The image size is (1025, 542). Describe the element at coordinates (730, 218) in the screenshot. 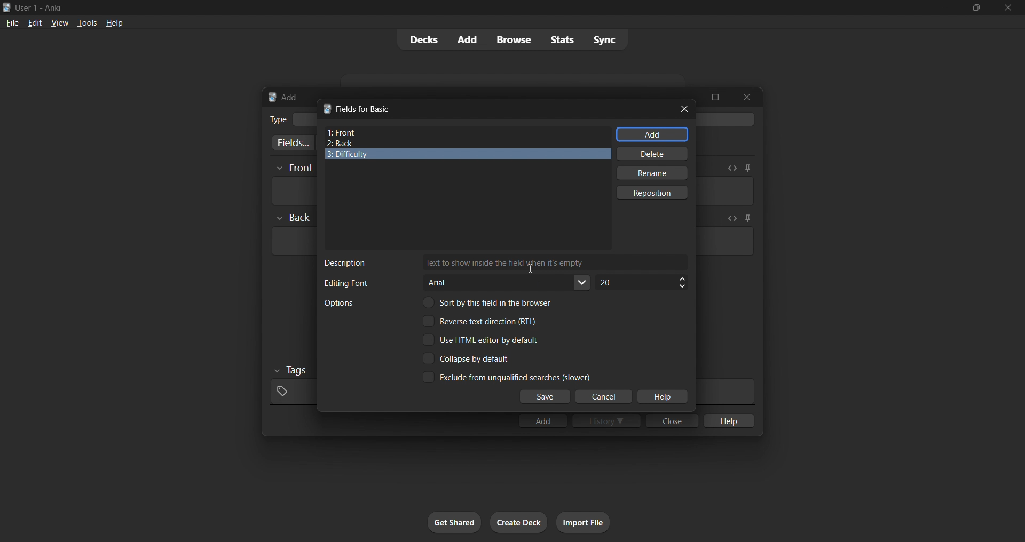

I see `Toggle HTML editor` at that location.